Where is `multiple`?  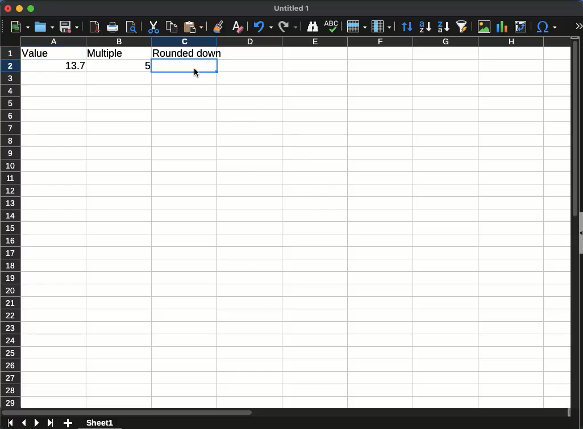 multiple is located at coordinates (107, 53).